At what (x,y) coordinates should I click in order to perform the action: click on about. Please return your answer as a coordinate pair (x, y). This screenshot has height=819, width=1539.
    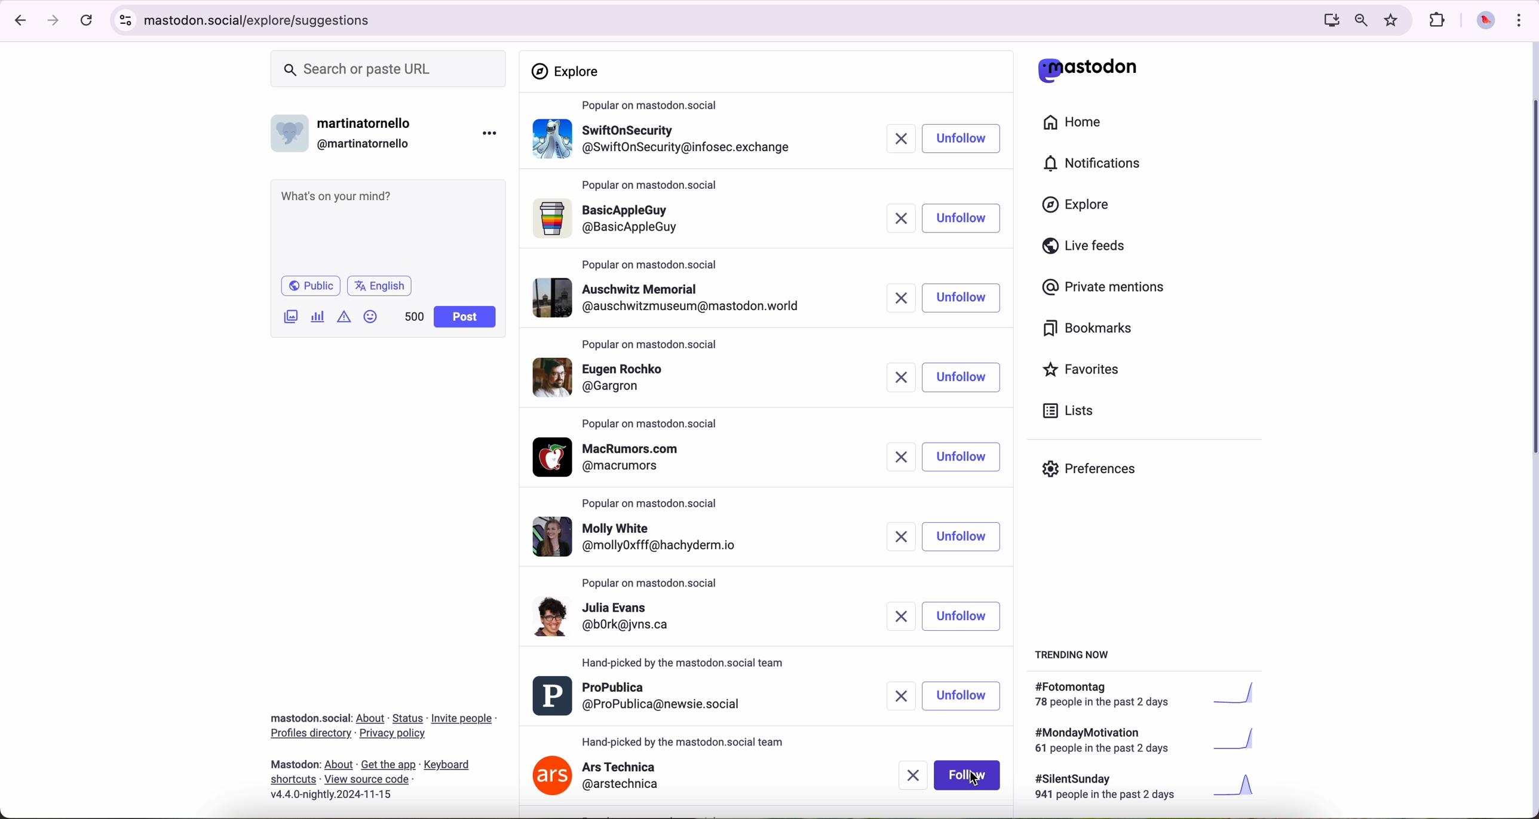
    Looking at the image, I should click on (383, 752).